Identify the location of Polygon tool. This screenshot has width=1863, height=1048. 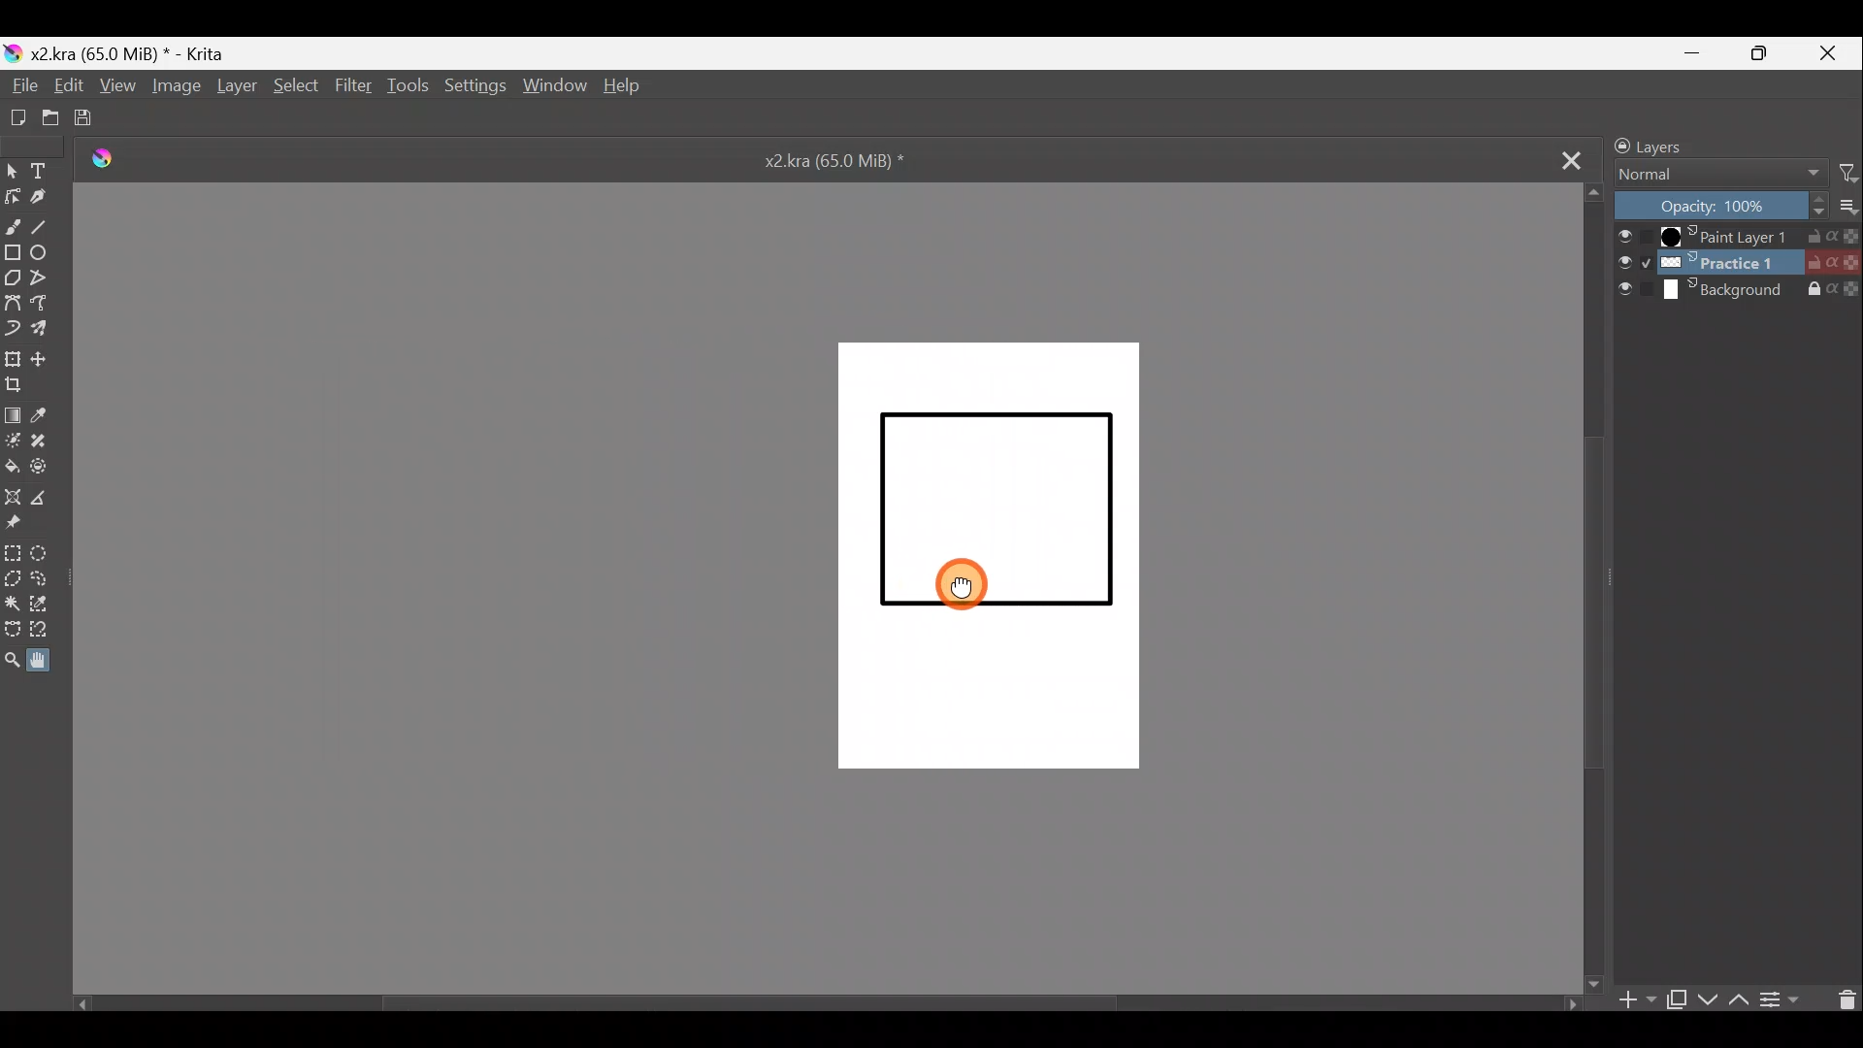
(12, 280).